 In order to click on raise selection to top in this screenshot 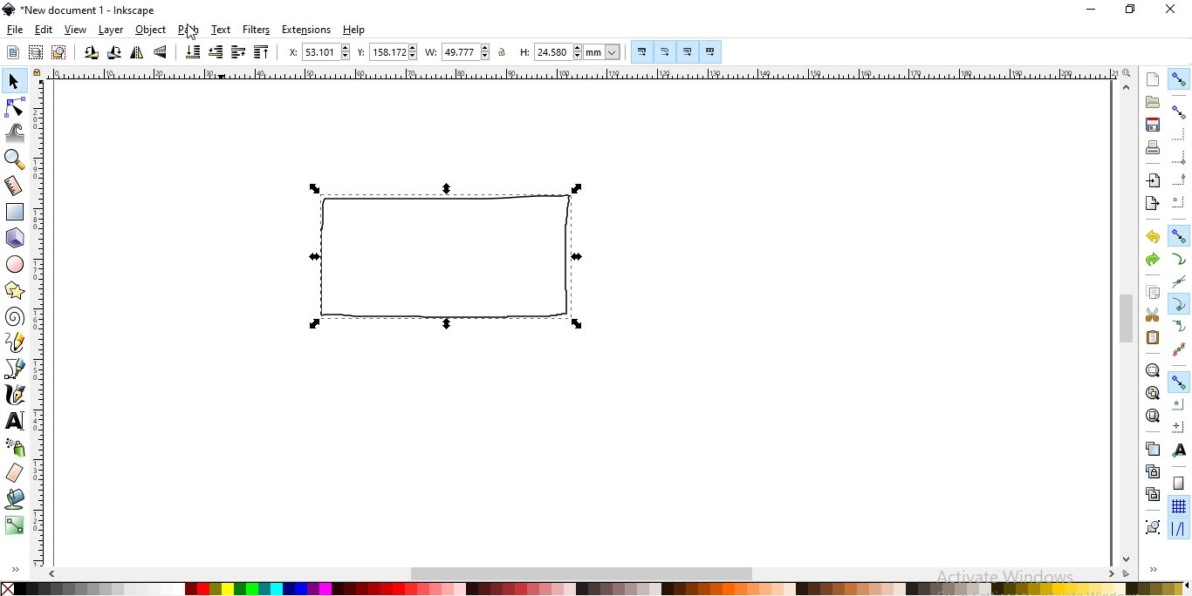, I will do `click(263, 51)`.